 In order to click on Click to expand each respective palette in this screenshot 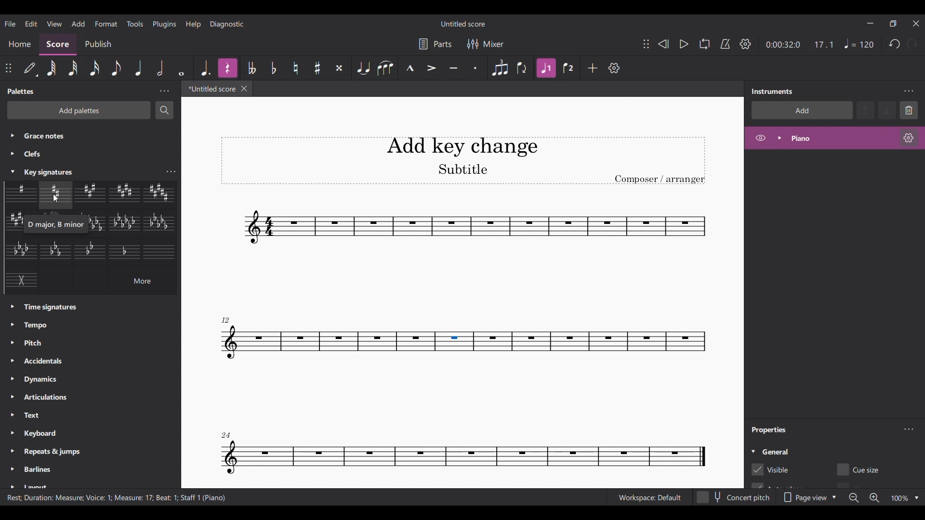, I will do `click(12, 252)`.